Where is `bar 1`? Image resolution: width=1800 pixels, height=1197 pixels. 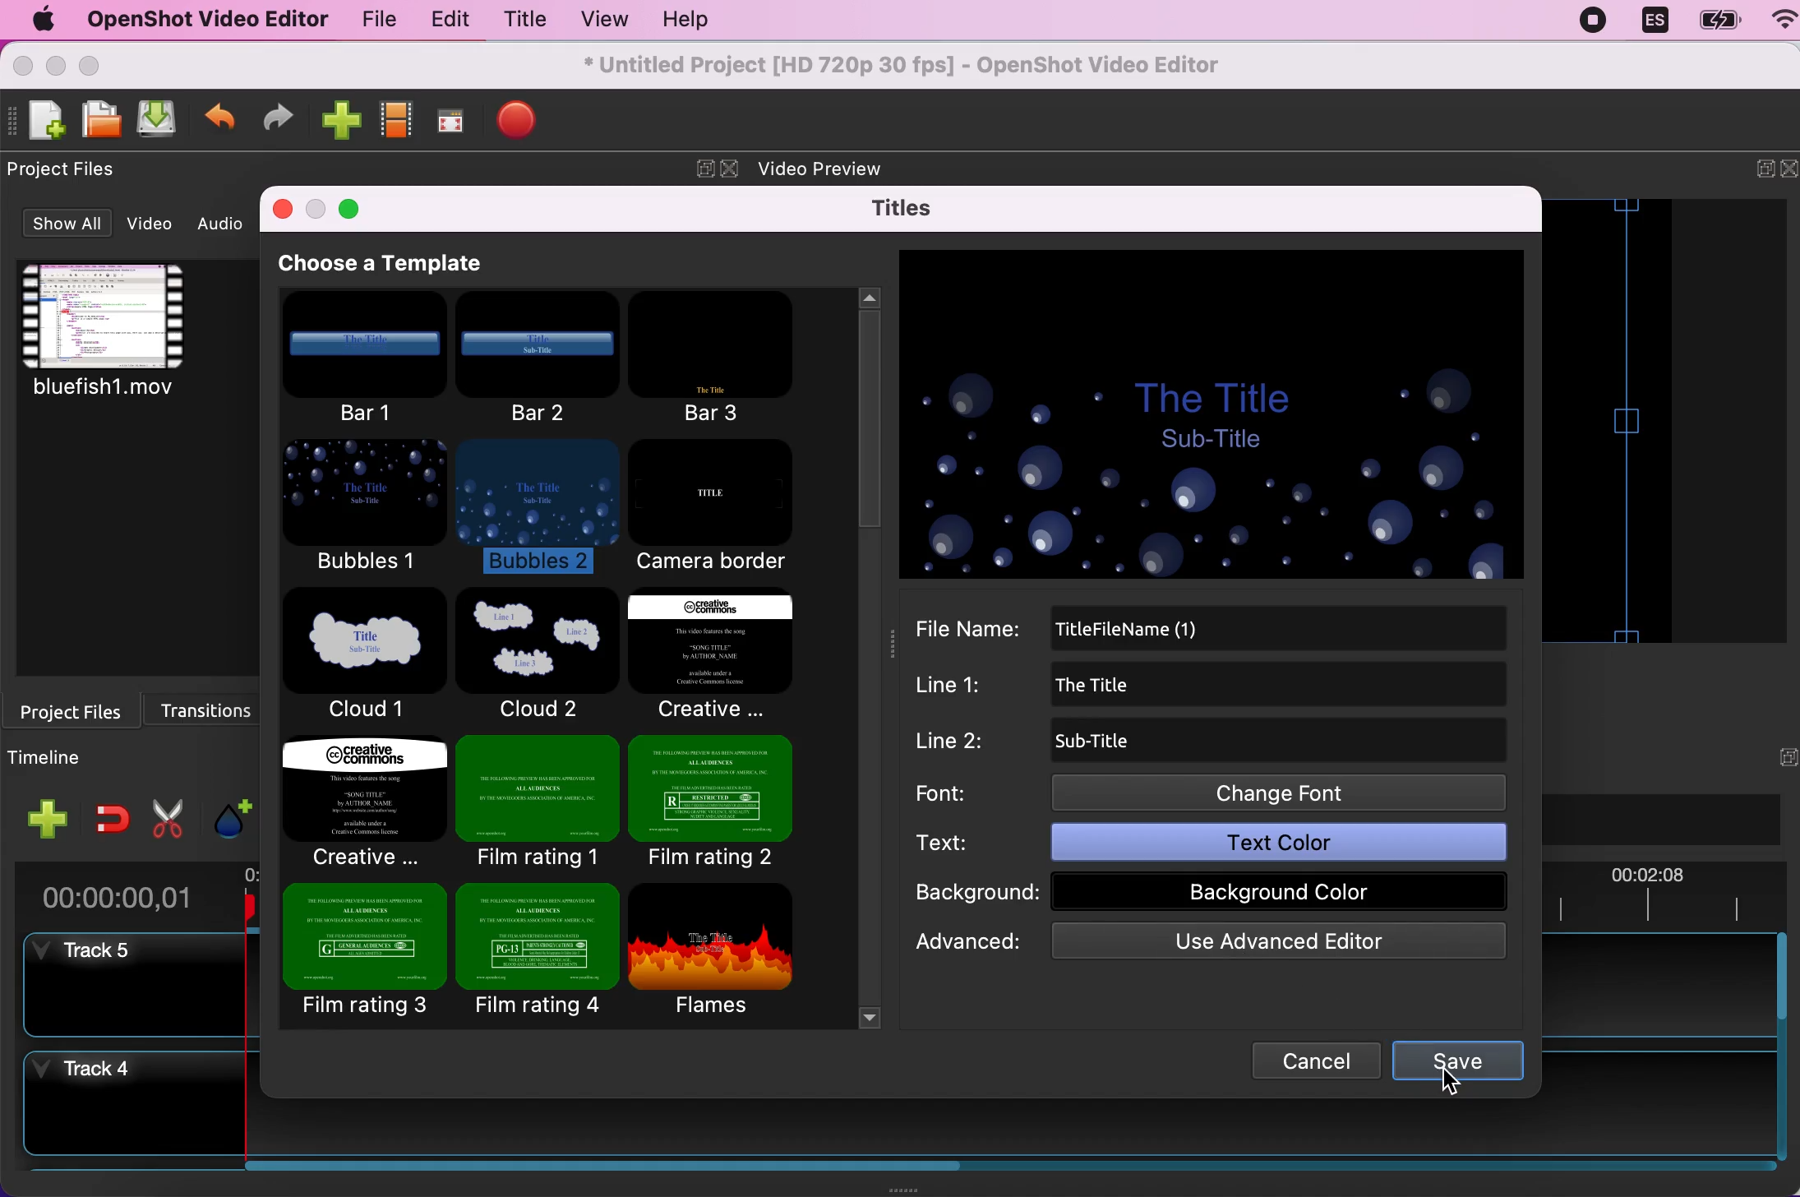
bar 1 is located at coordinates (364, 363).